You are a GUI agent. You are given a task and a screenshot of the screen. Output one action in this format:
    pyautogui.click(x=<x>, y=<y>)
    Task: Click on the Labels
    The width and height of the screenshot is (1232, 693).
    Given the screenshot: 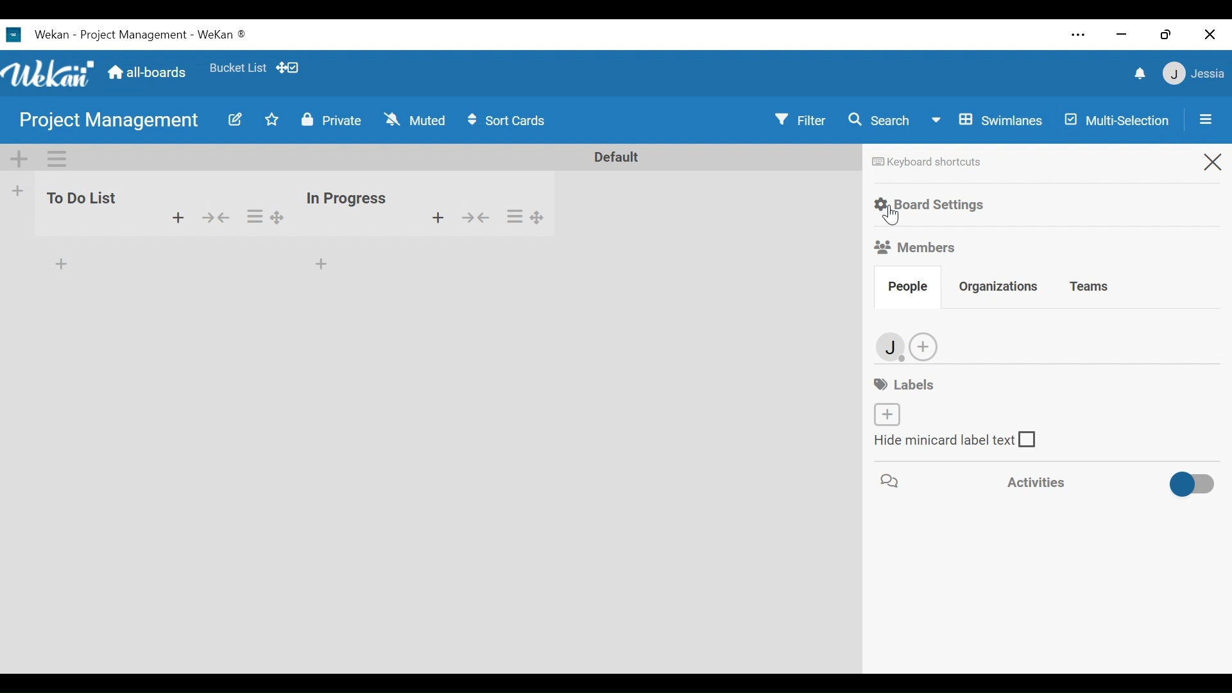 What is the action you would take?
    pyautogui.click(x=907, y=384)
    